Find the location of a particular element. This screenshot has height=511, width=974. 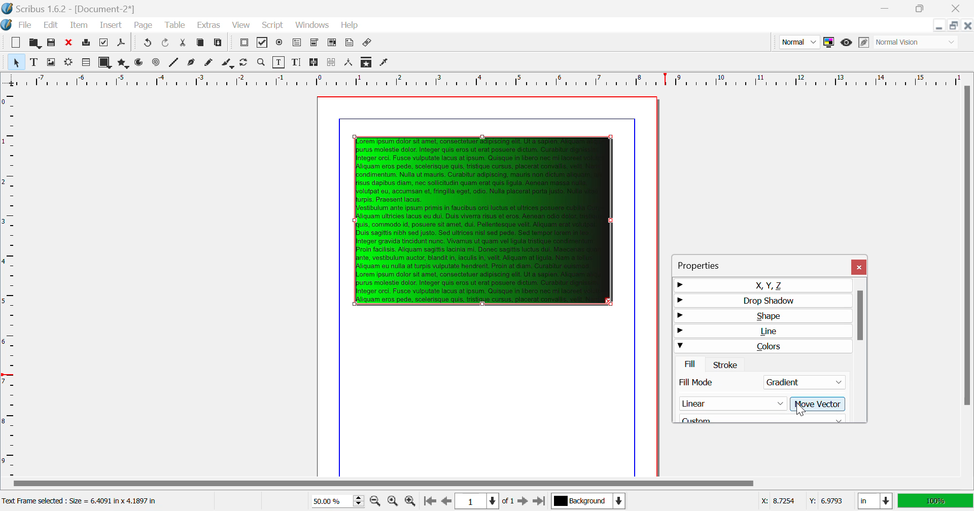

Preview Mode is located at coordinates (798, 42).